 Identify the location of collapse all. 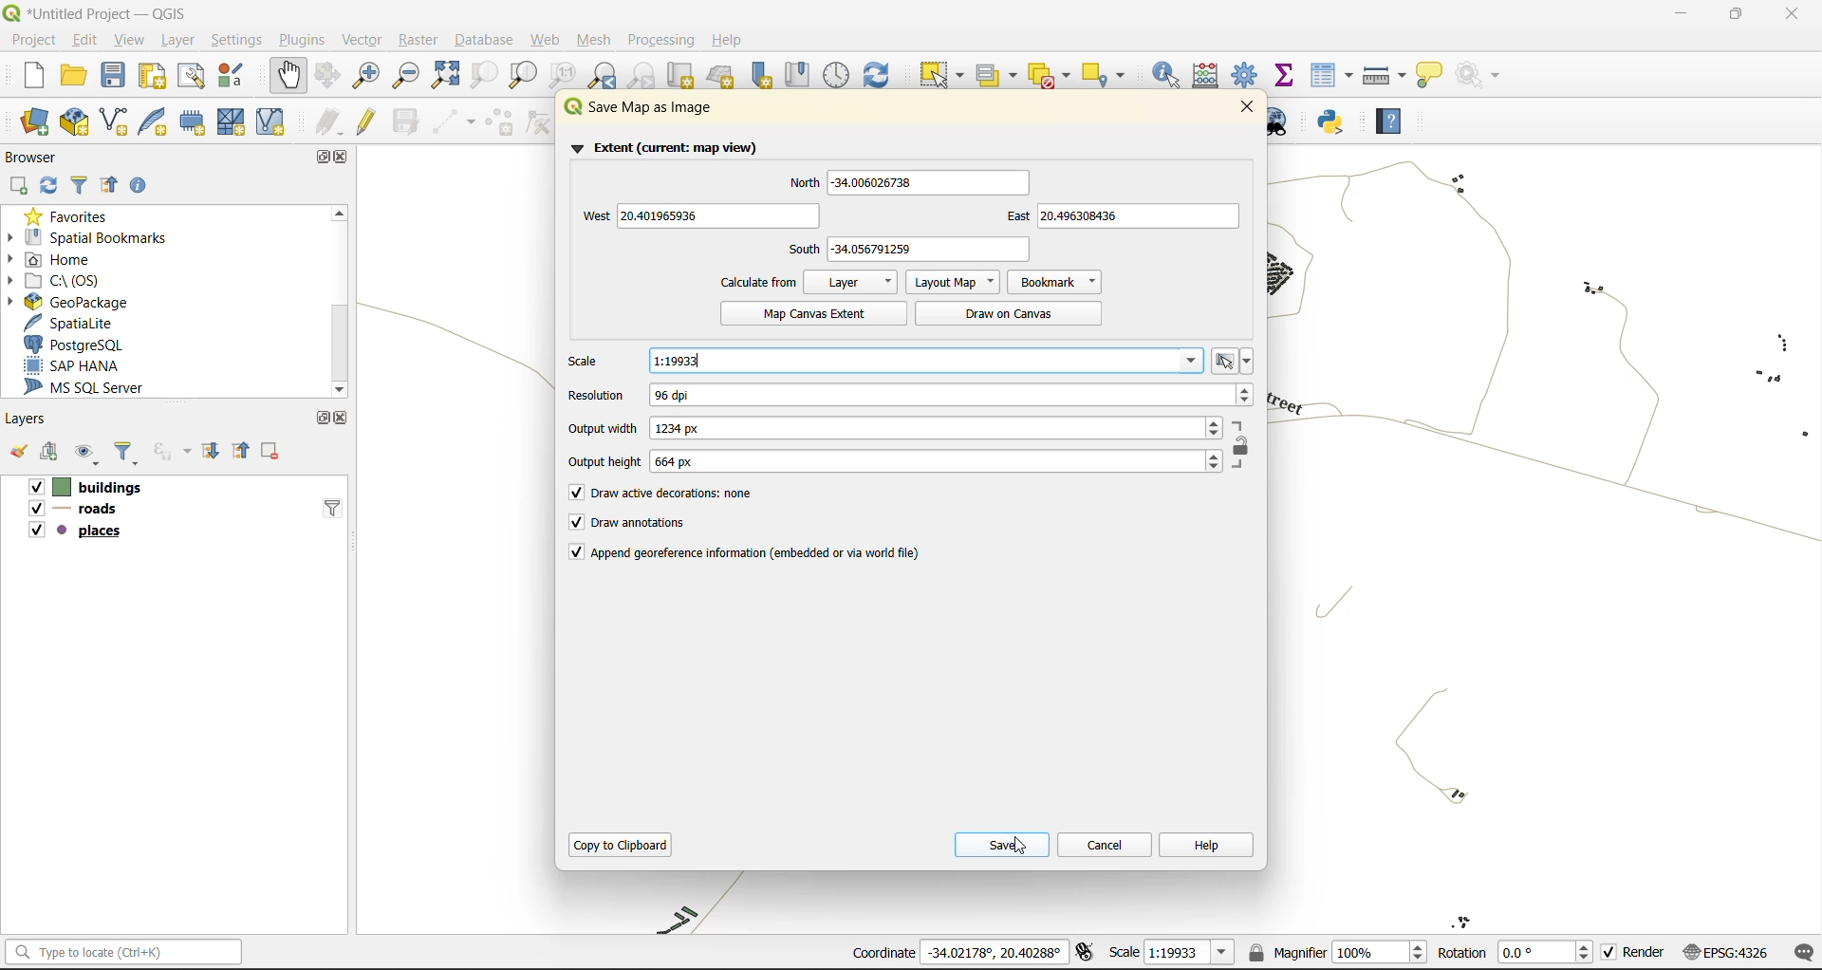
(240, 453).